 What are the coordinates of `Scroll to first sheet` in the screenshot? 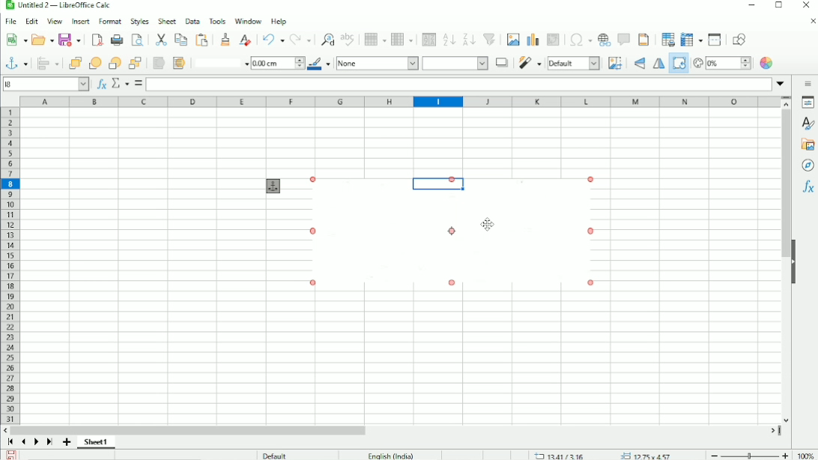 It's located at (10, 443).